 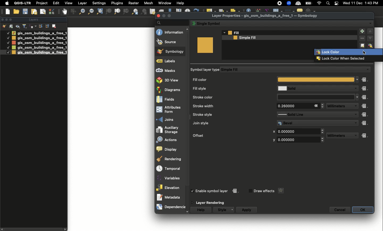 I want to click on battery, so click(x=310, y=3).